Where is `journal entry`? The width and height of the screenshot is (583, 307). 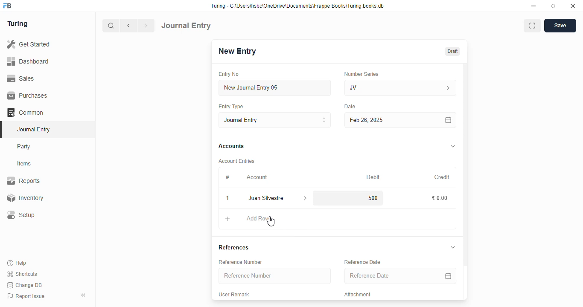
journal entry is located at coordinates (187, 25).